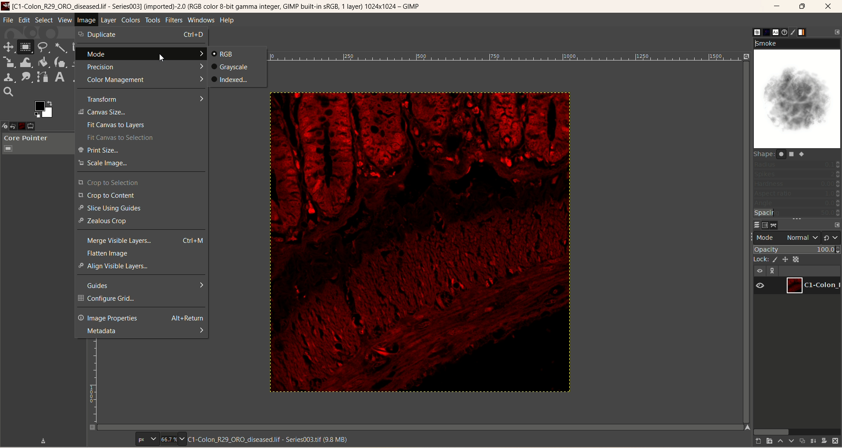 The image size is (842, 448). I want to click on align visible layers, so click(141, 267).